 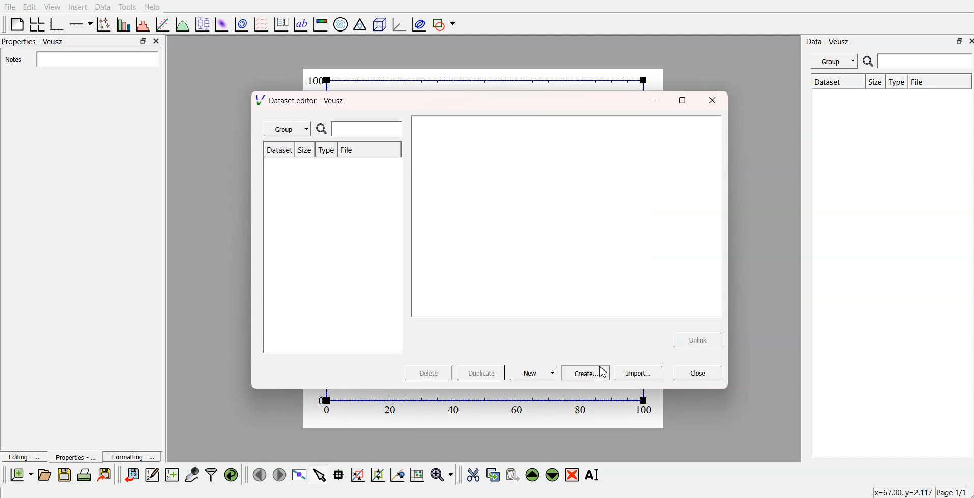 I want to click on Dataset, so click(x=834, y=82).